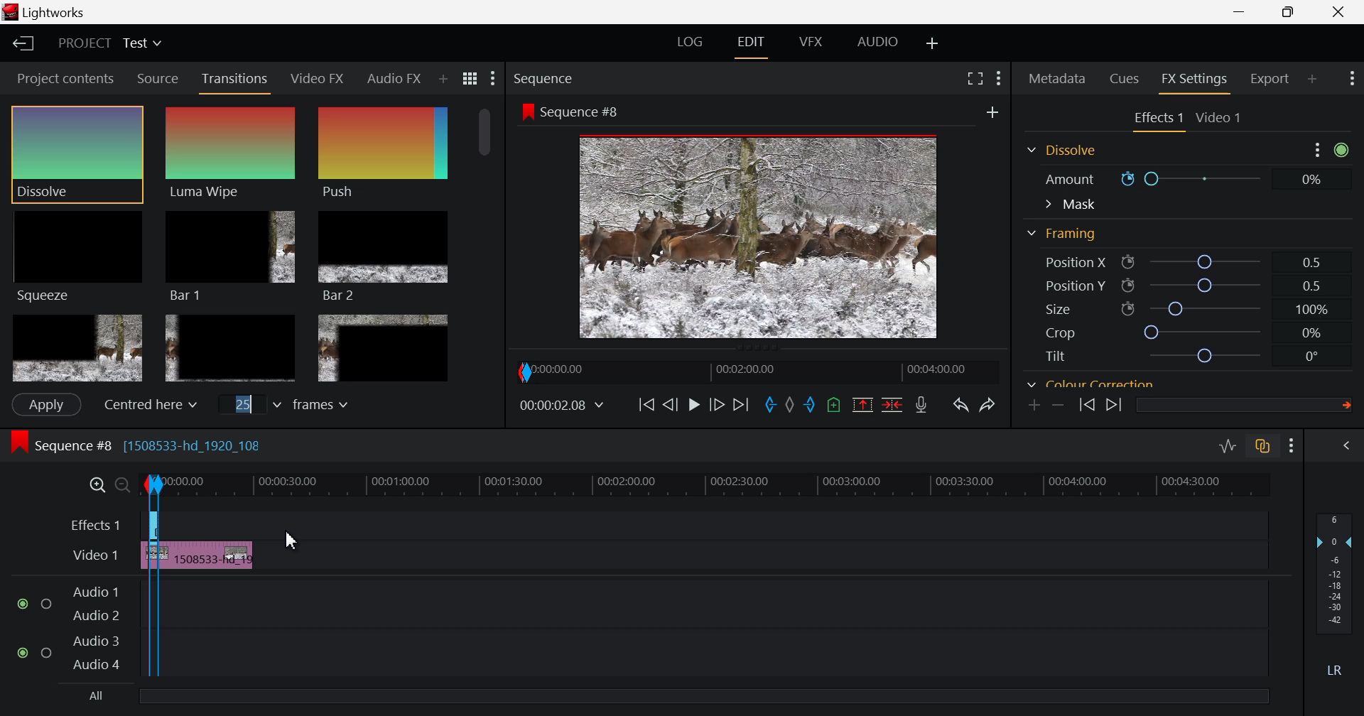  What do you see at coordinates (235, 157) in the screenshot?
I see `Dissolve Effect` at bounding box center [235, 157].